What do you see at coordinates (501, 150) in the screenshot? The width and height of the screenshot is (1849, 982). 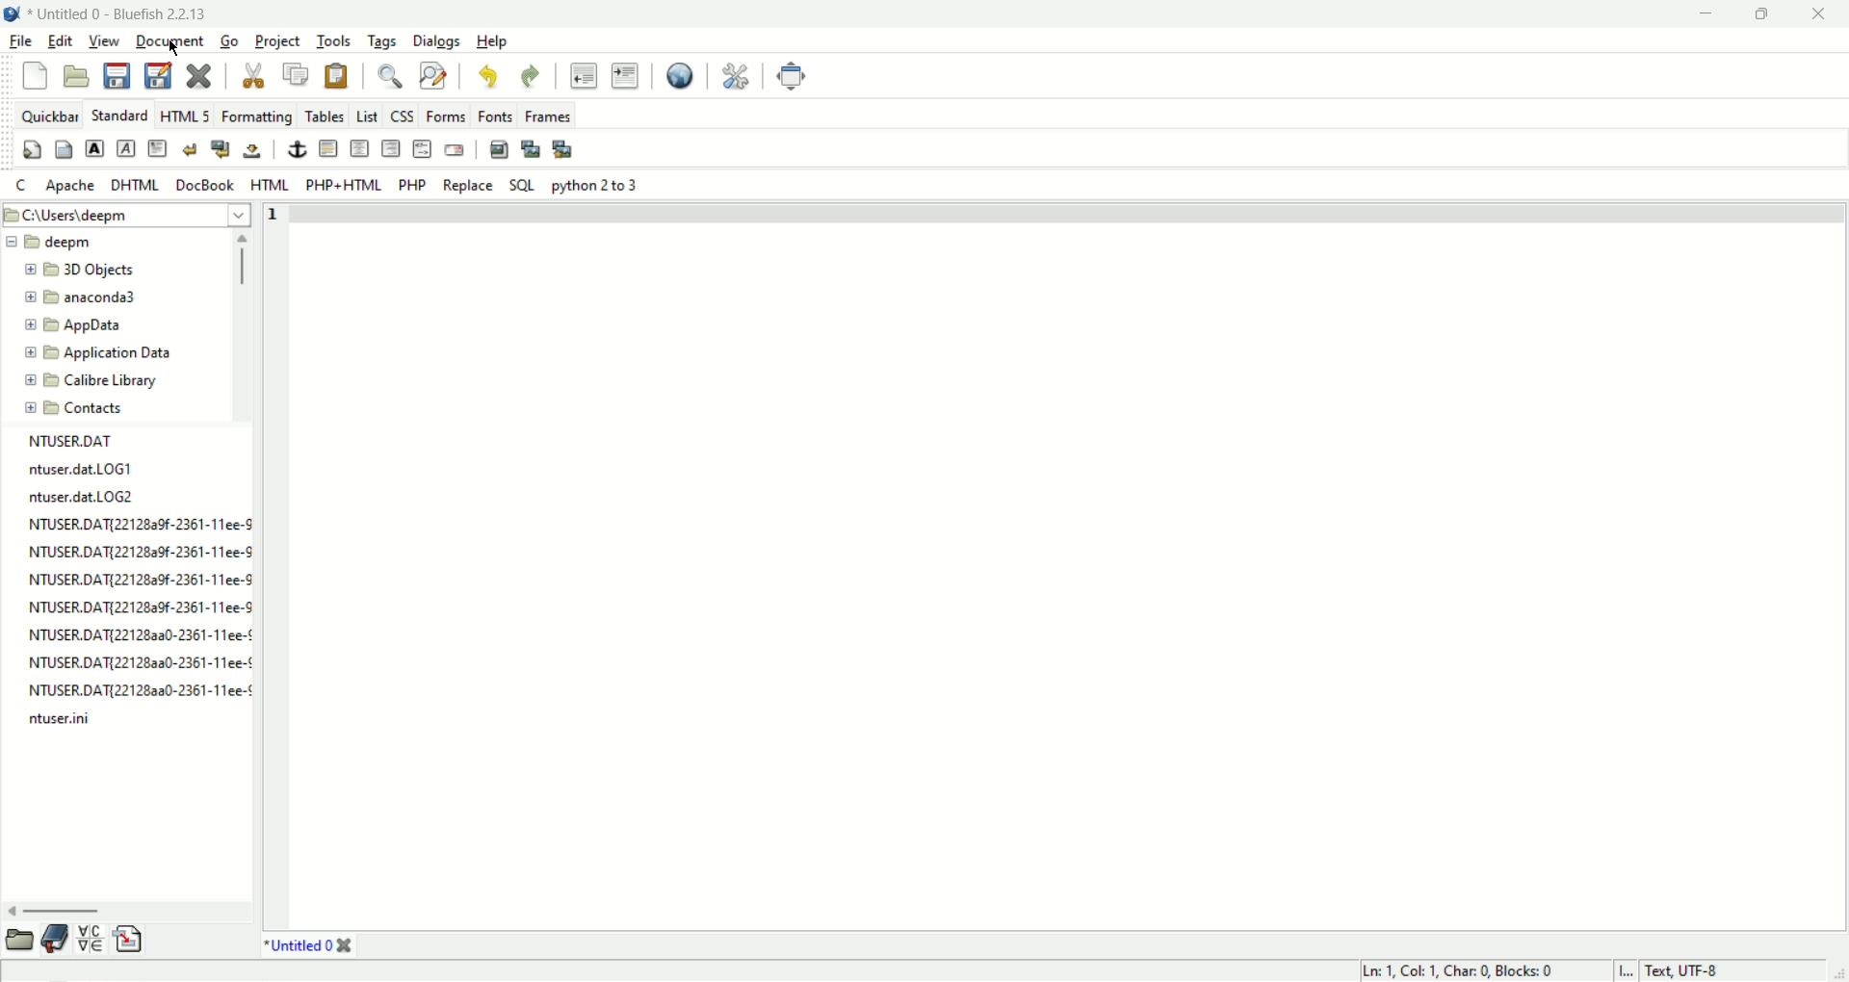 I see `insert image` at bounding box center [501, 150].